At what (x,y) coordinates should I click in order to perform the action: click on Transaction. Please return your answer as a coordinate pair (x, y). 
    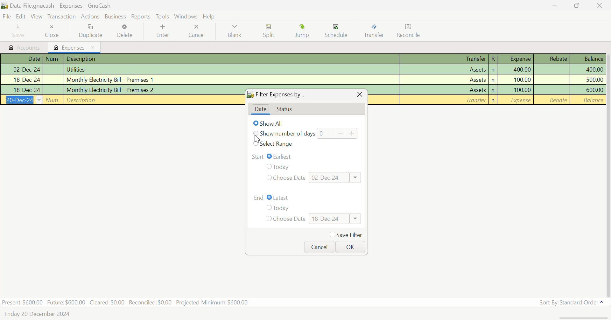
    Looking at the image, I should click on (61, 17).